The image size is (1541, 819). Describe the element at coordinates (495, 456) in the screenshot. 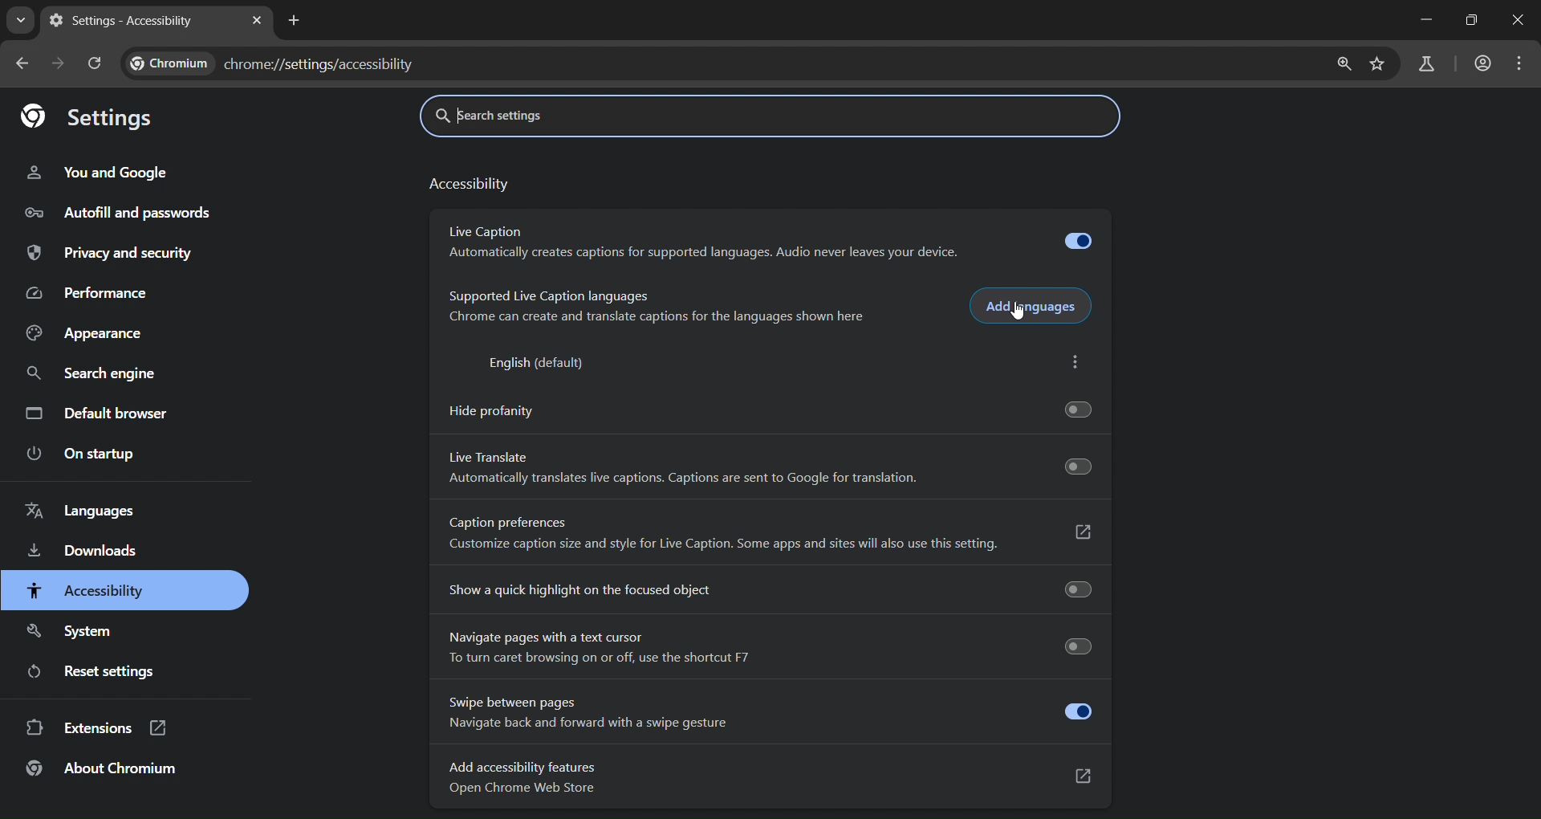

I see `live translate` at that location.